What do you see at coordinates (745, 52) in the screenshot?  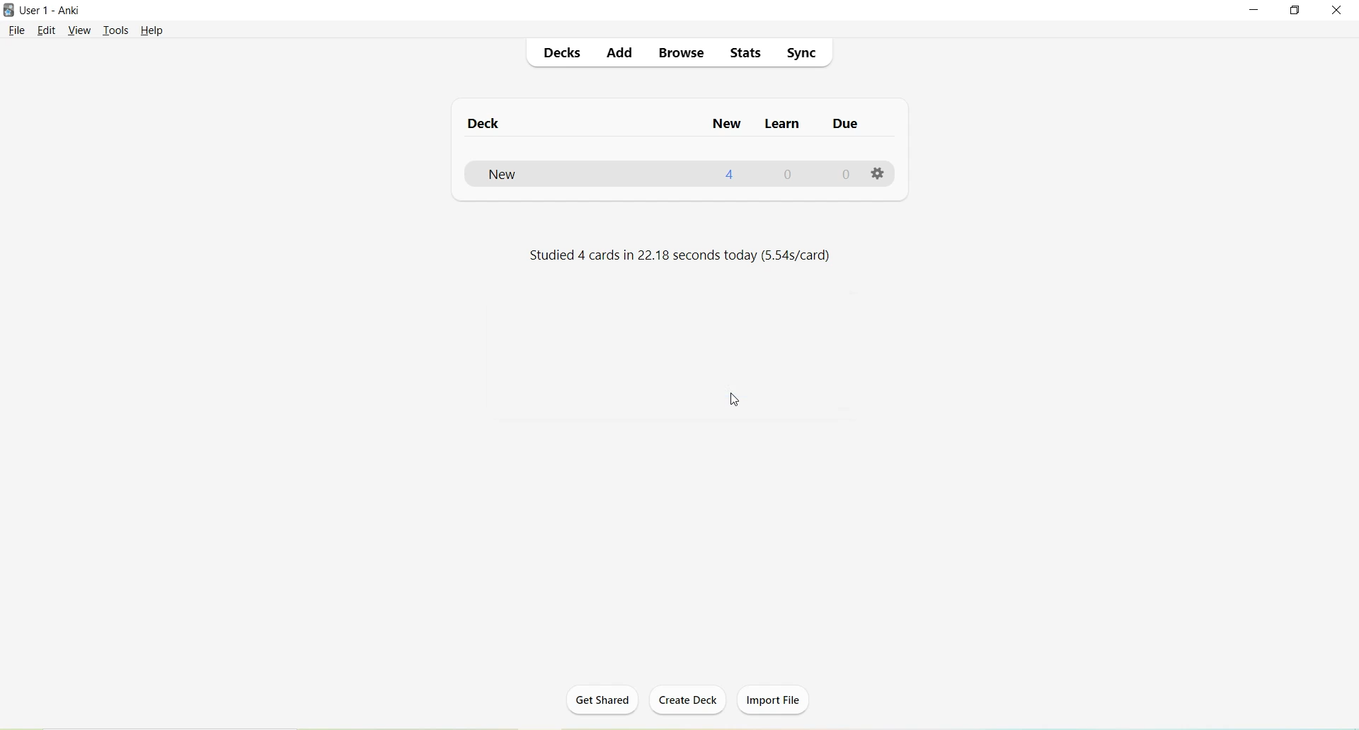 I see `Stats` at bounding box center [745, 52].